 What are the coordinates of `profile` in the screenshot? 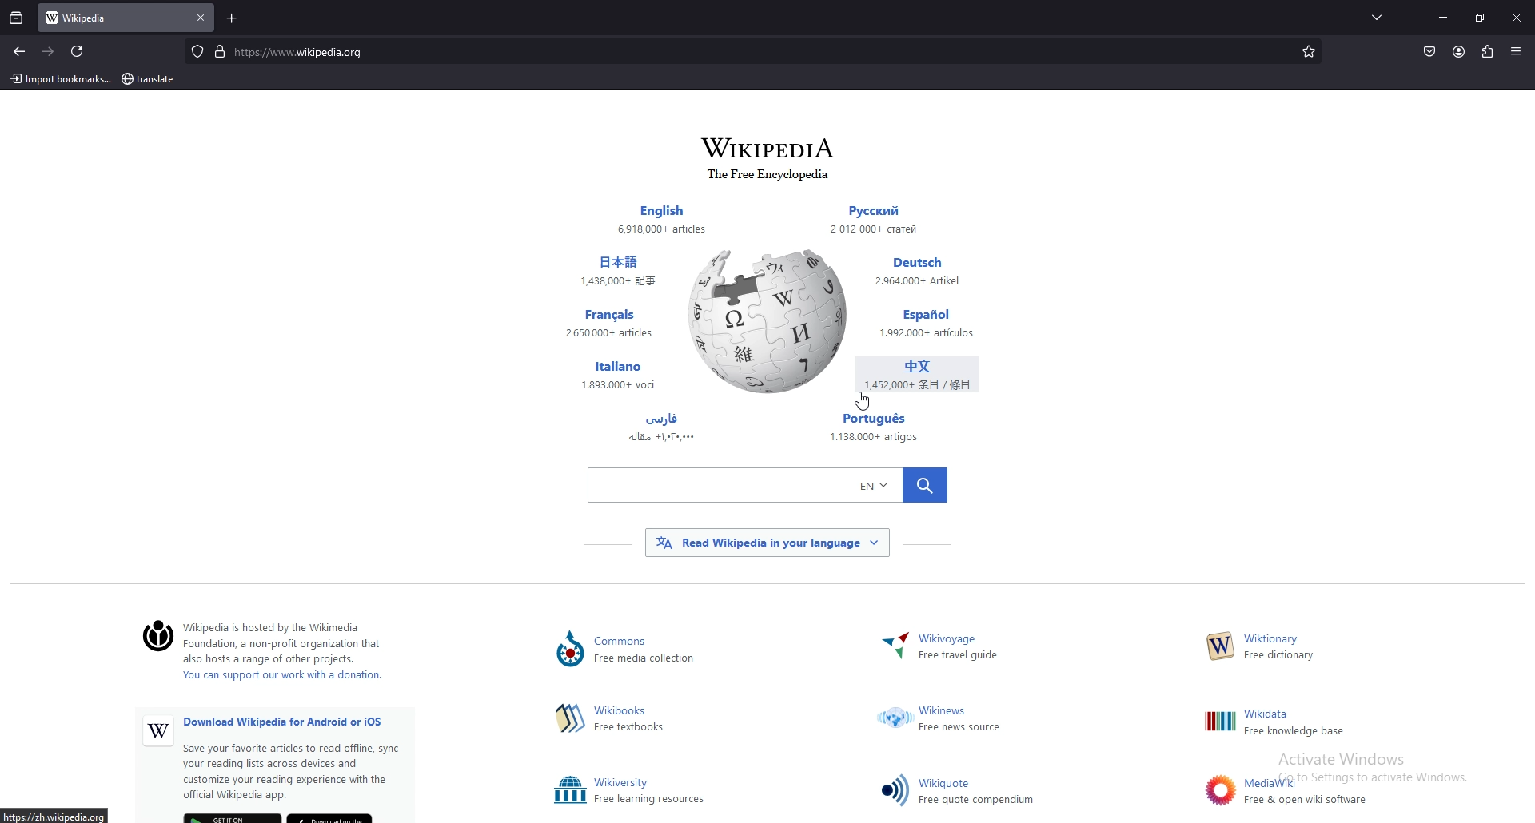 It's located at (1459, 52).